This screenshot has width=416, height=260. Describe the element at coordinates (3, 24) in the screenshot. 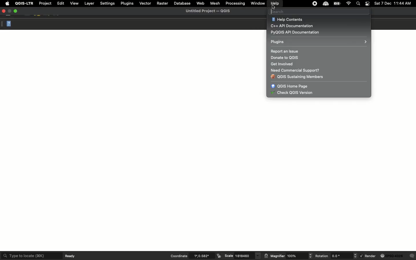

I see `Options` at that location.